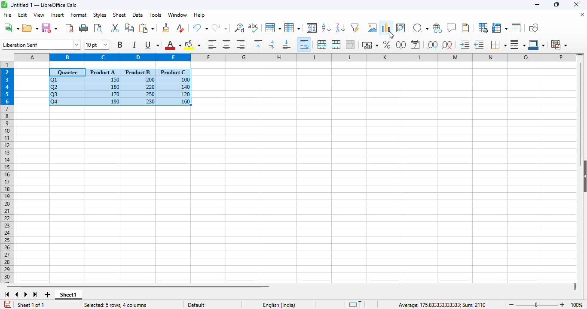  I want to click on rows, so click(7, 172).